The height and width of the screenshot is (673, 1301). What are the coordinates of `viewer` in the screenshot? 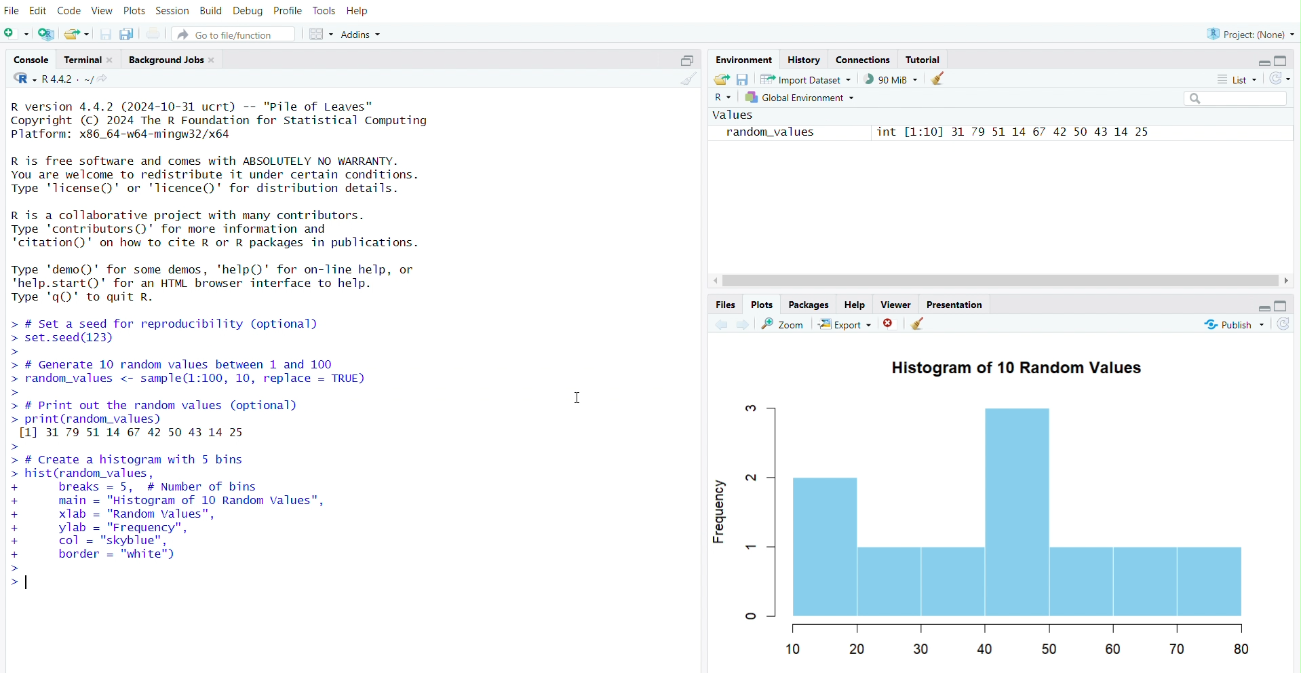 It's located at (897, 305).